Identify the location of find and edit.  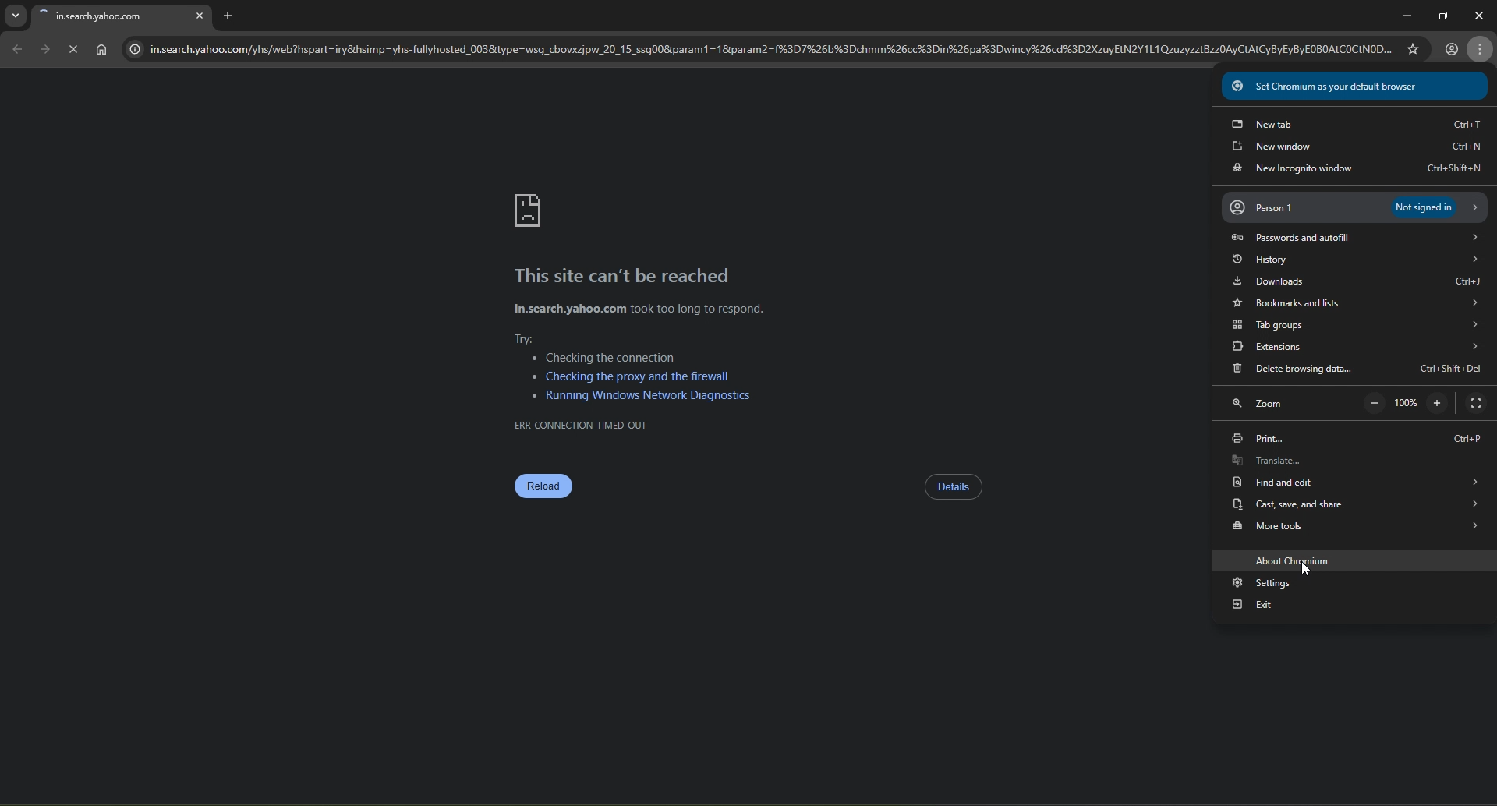
(1357, 486).